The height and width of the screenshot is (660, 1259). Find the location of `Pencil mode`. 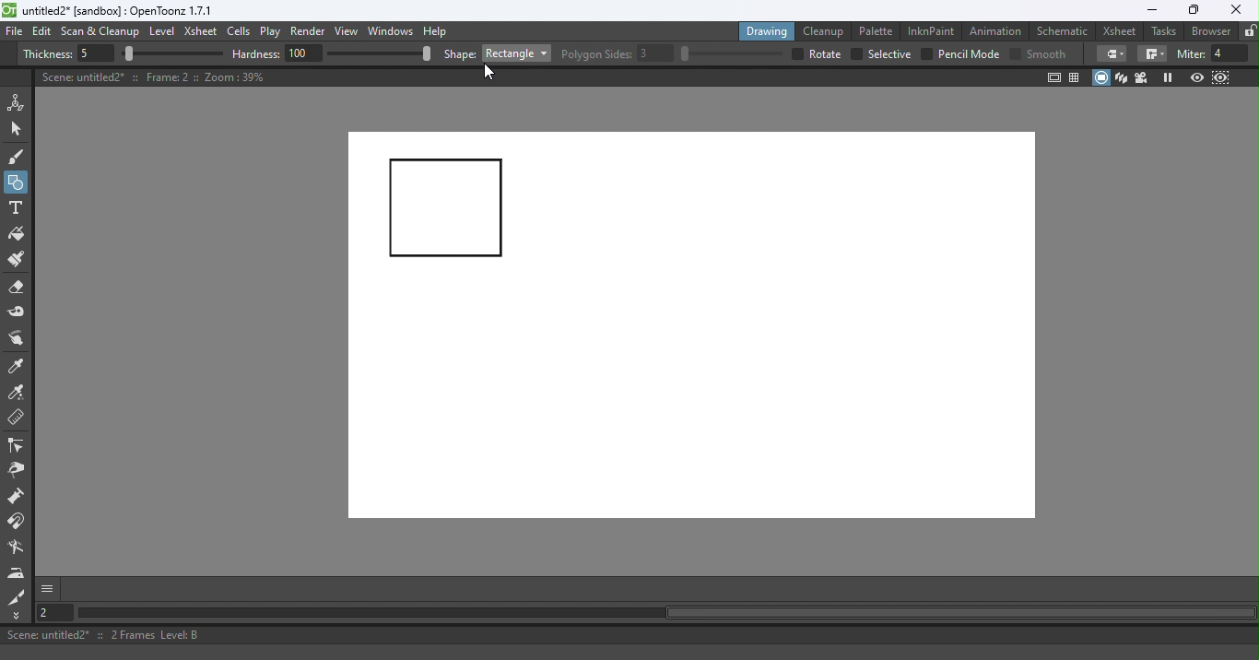

Pencil mode is located at coordinates (968, 54).